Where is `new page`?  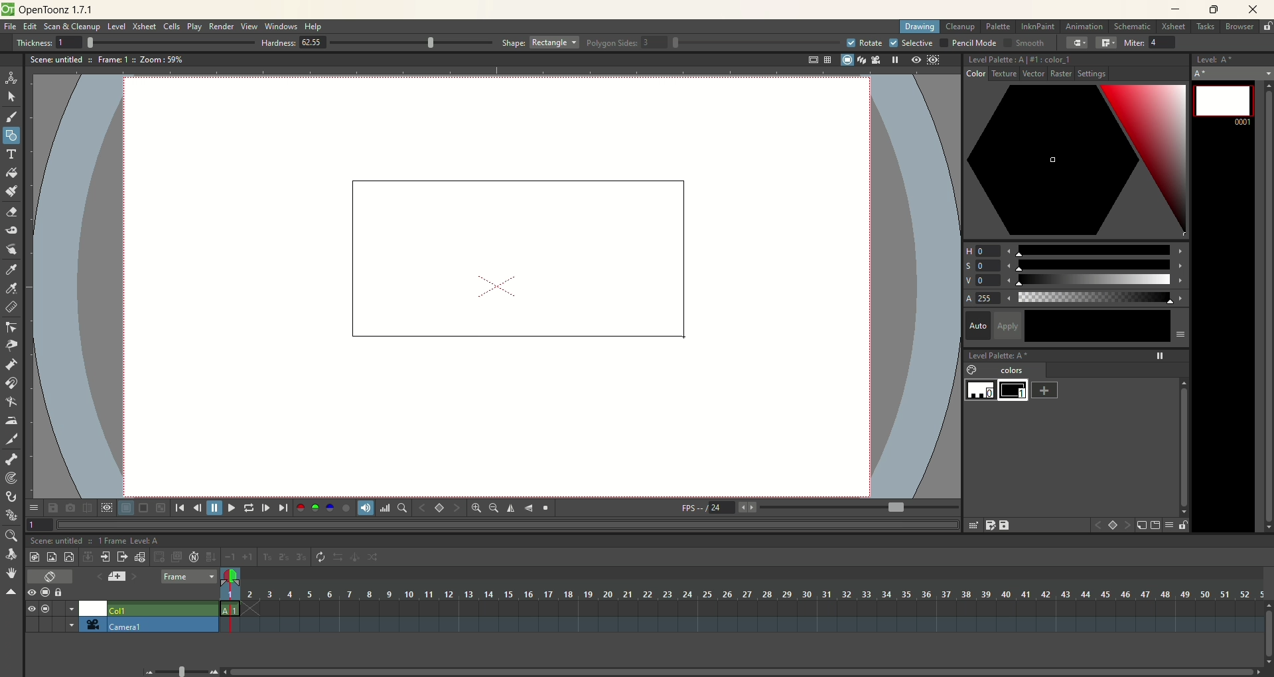
new page is located at coordinates (1154, 526).